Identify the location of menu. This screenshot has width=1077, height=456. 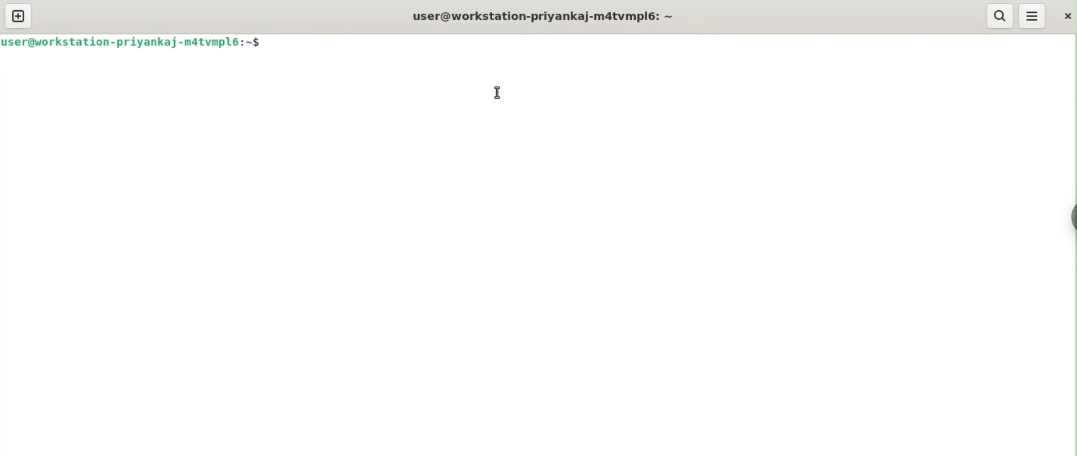
(1032, 16).